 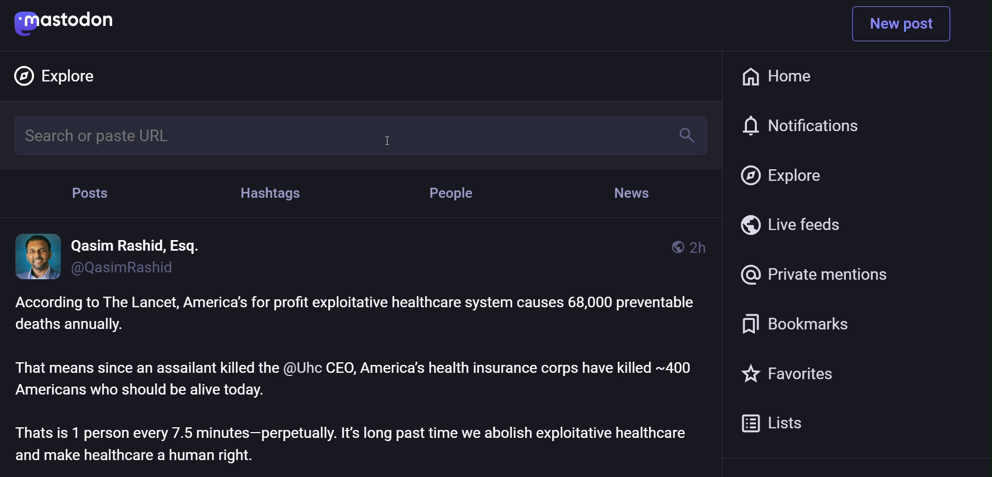 What do you see at coordinates (684, 136) in the screenshot?
I see `search` at bounding box center [684, 136].